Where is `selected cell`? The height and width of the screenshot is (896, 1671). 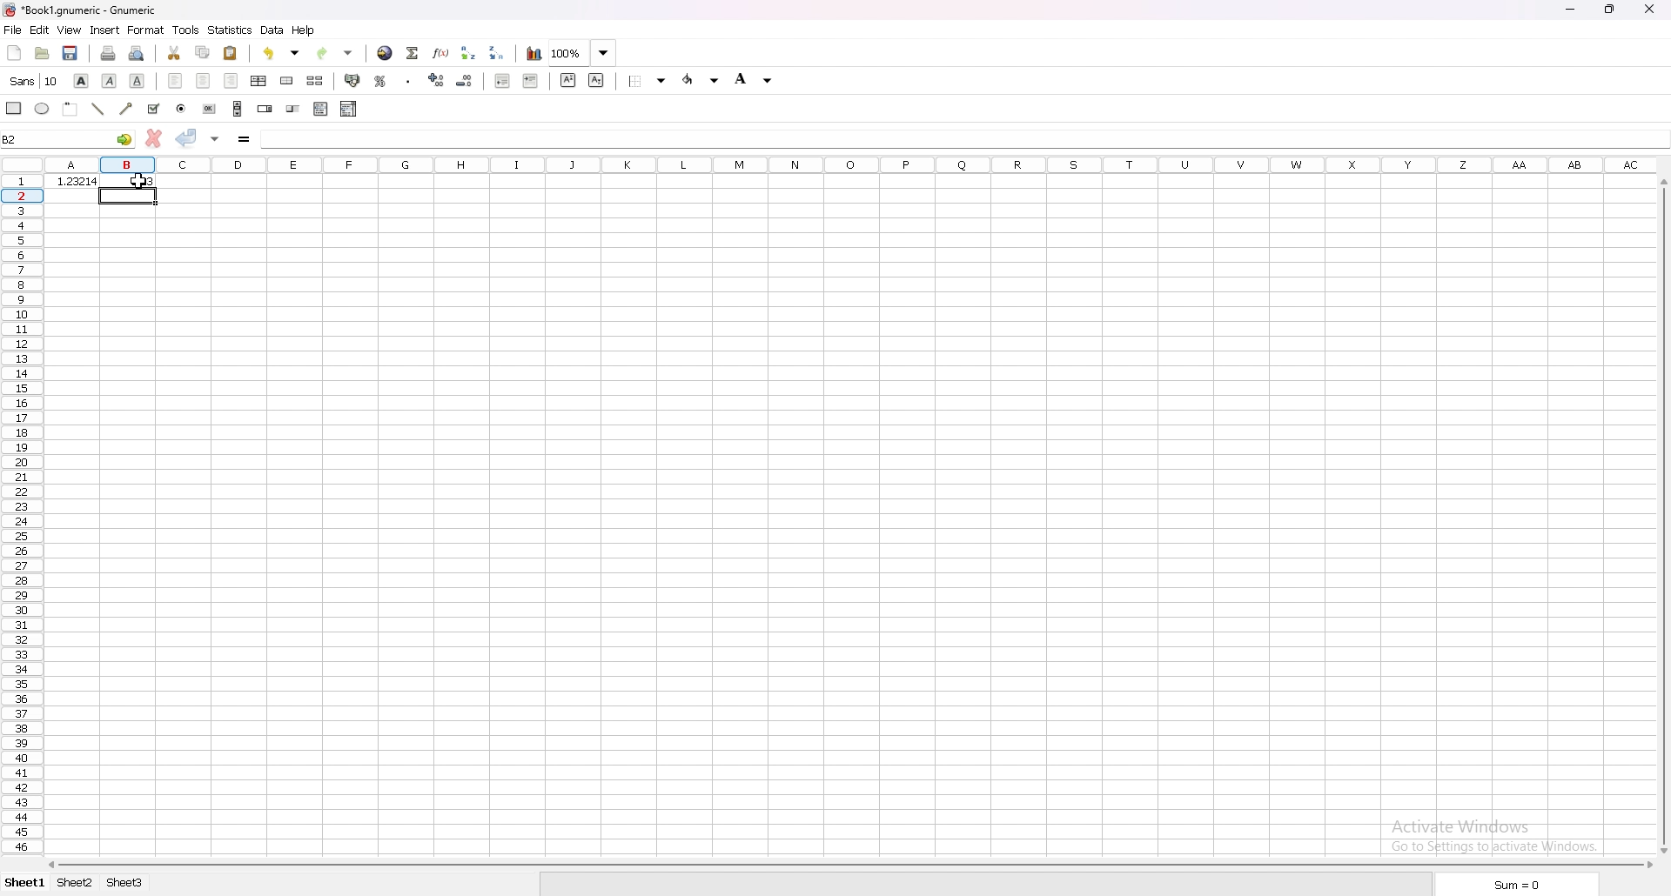
selected cell is located at coordinates (128, 196).